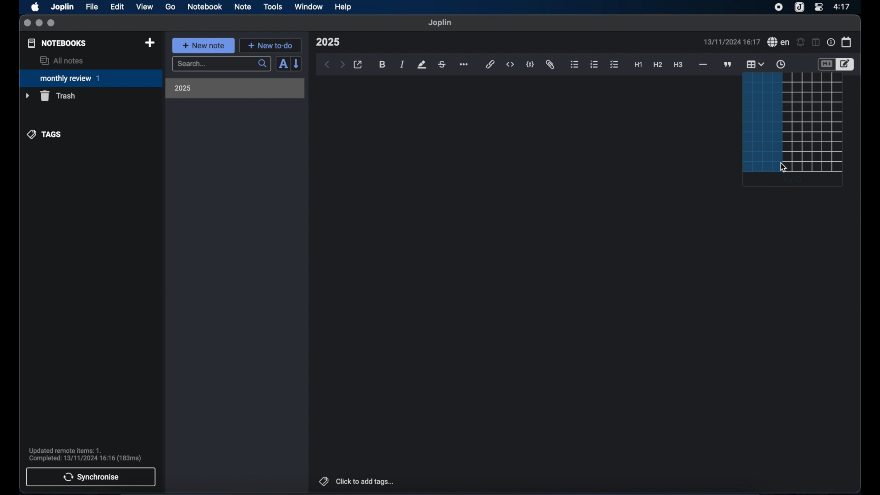 The height and width of the screenshot is (495, 880). I want to click on go, so click(170, 6).